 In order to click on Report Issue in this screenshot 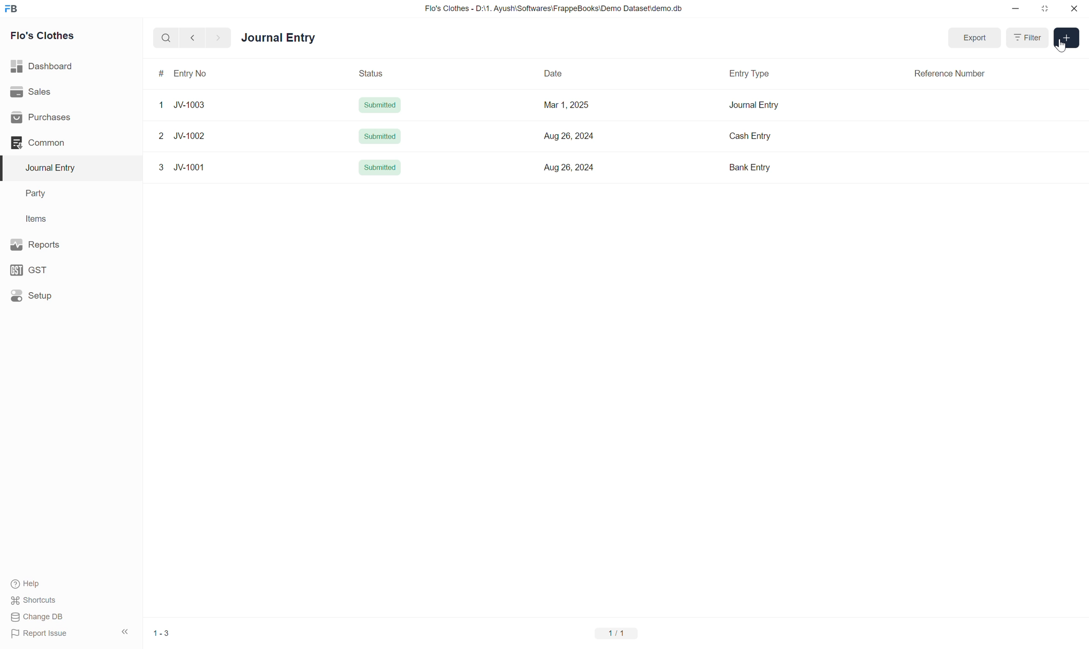, I will do `click(42, 634)`.